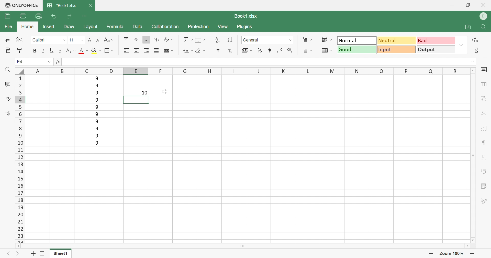  Describe the element at coordinates (8, 84) in the screenshot. I see `Comments` at that location.